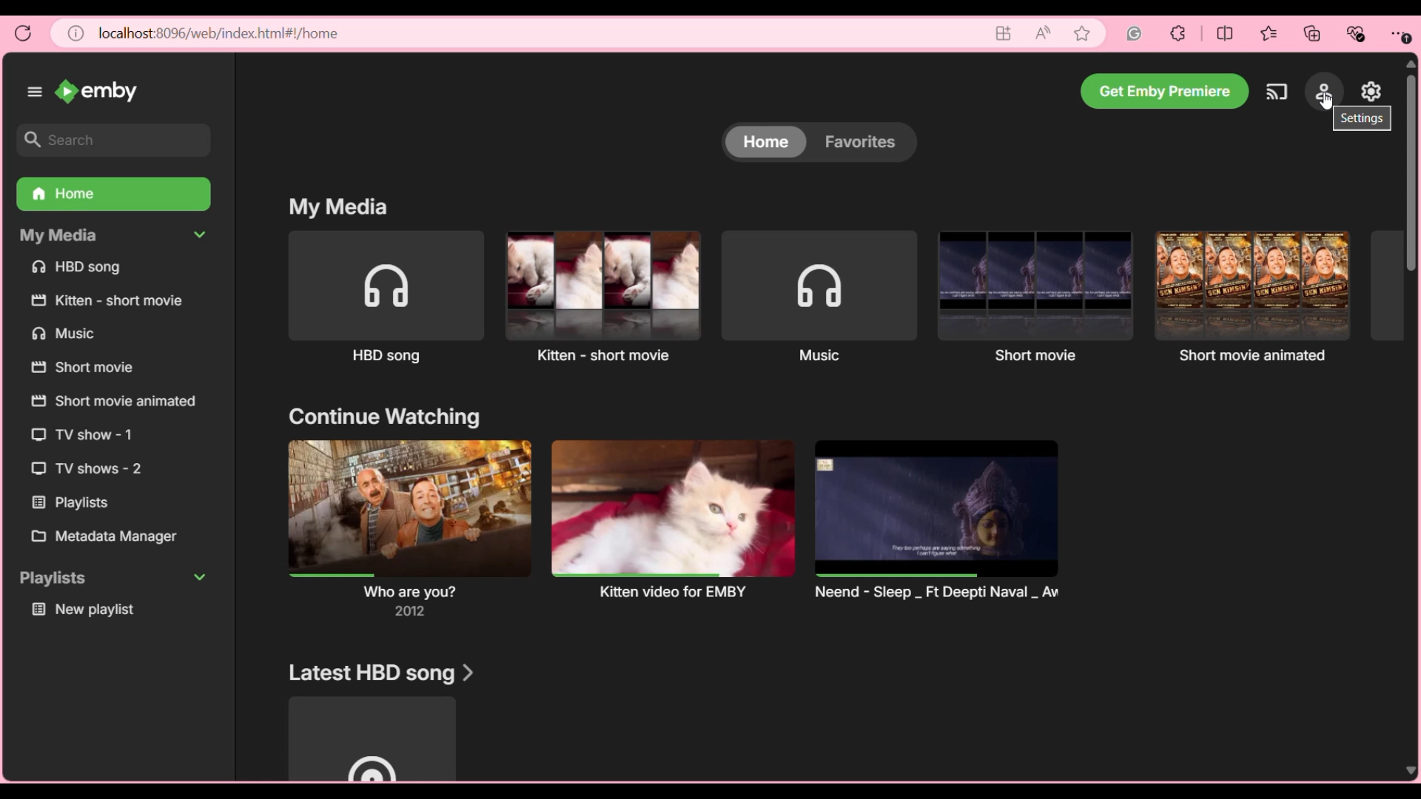 This screenshot has height=799, width=1421. Describe the element at coordinates (1043, 33) in the screenshot. I see `Read aloud page` at that location.